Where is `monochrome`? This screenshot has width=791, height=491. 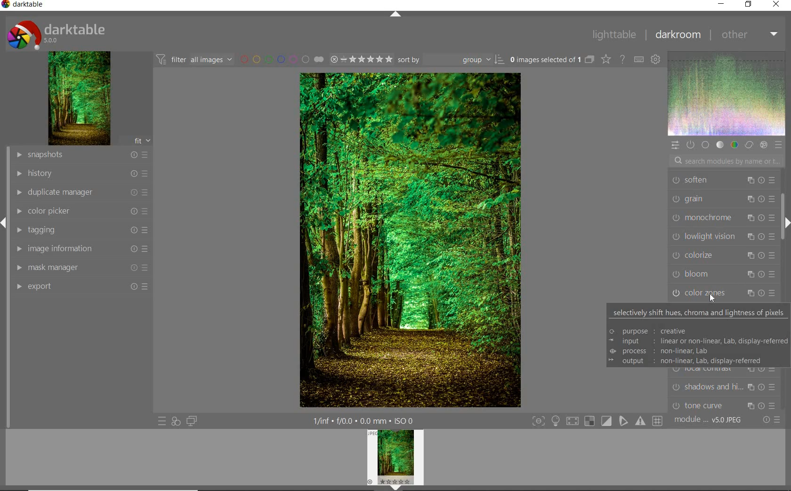
monochrome is located at coordinates (723, 217).